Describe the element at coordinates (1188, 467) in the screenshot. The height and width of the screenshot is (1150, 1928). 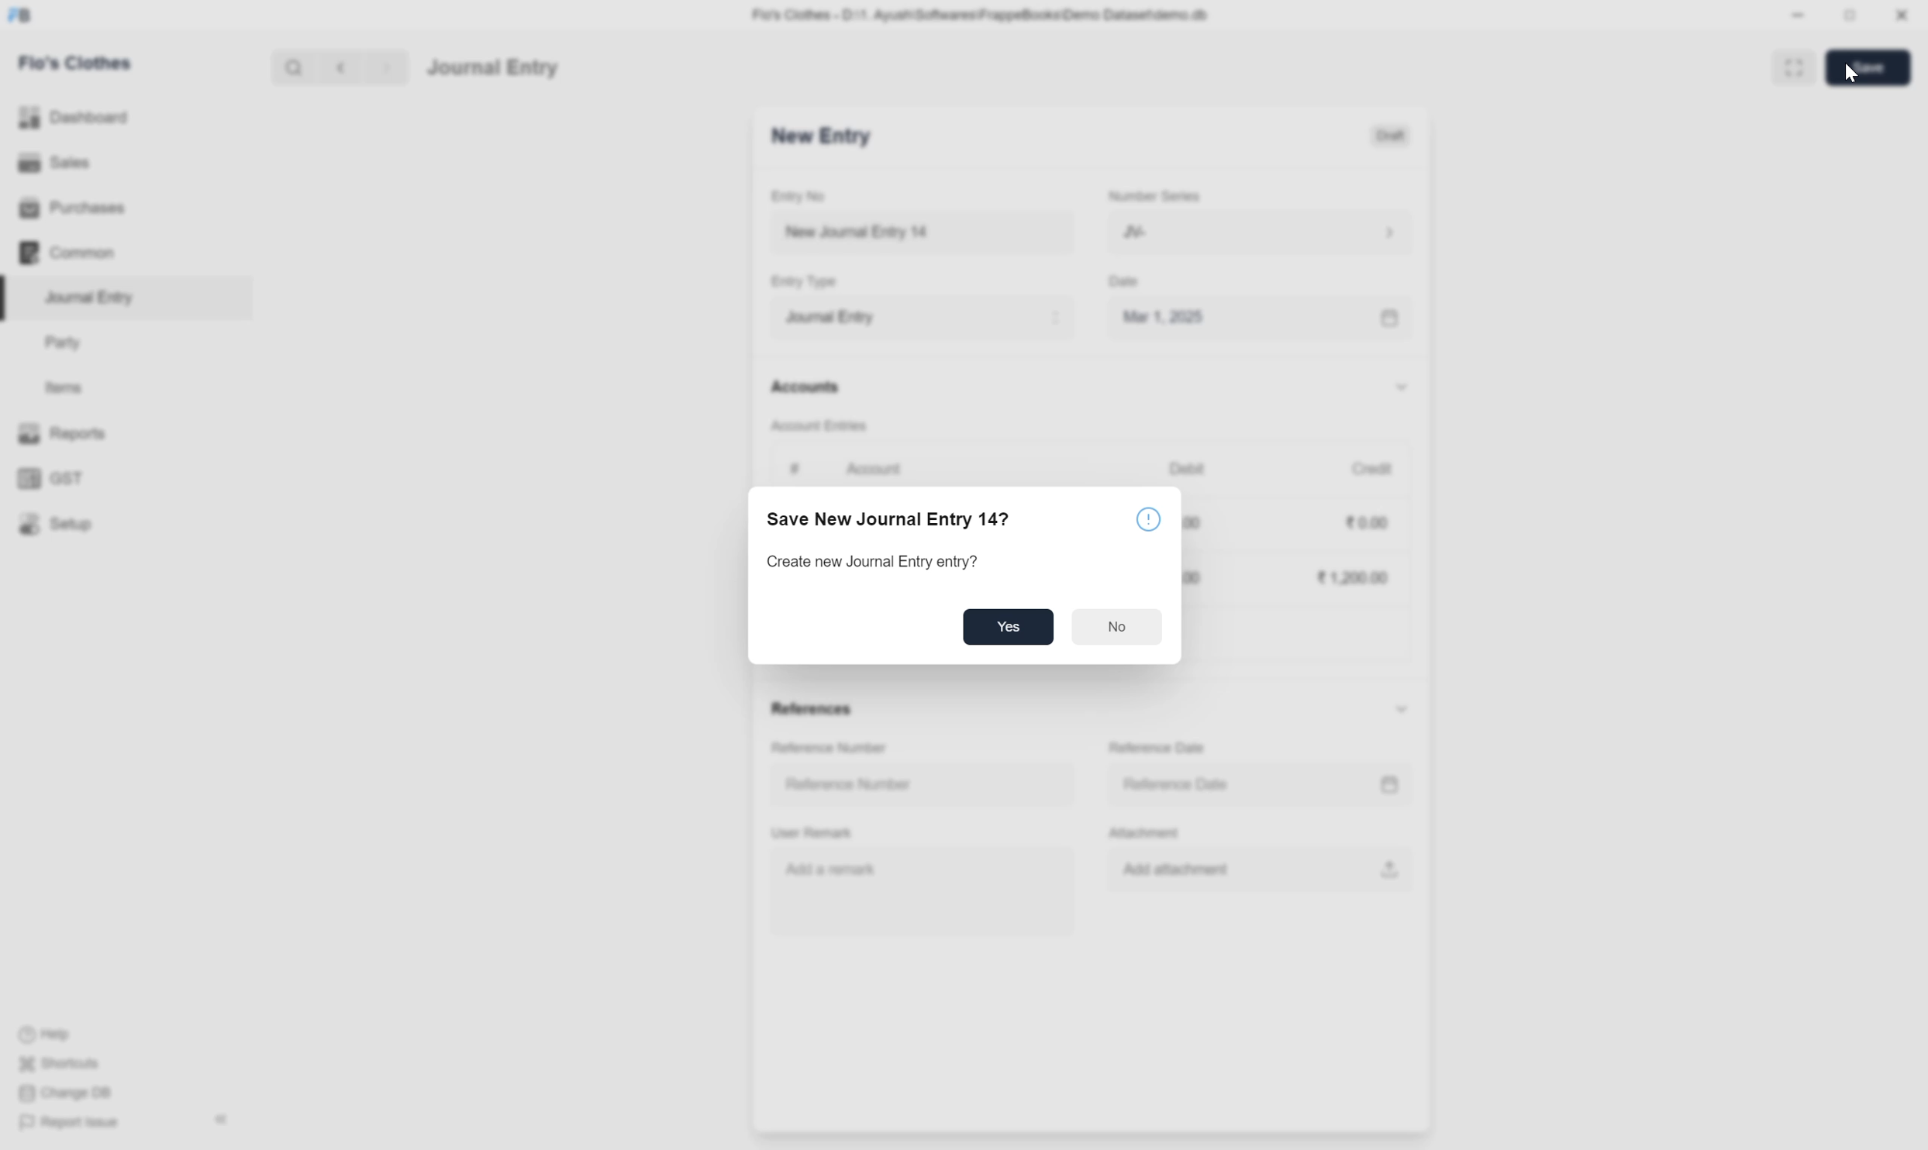
I see `Debit` at that location.